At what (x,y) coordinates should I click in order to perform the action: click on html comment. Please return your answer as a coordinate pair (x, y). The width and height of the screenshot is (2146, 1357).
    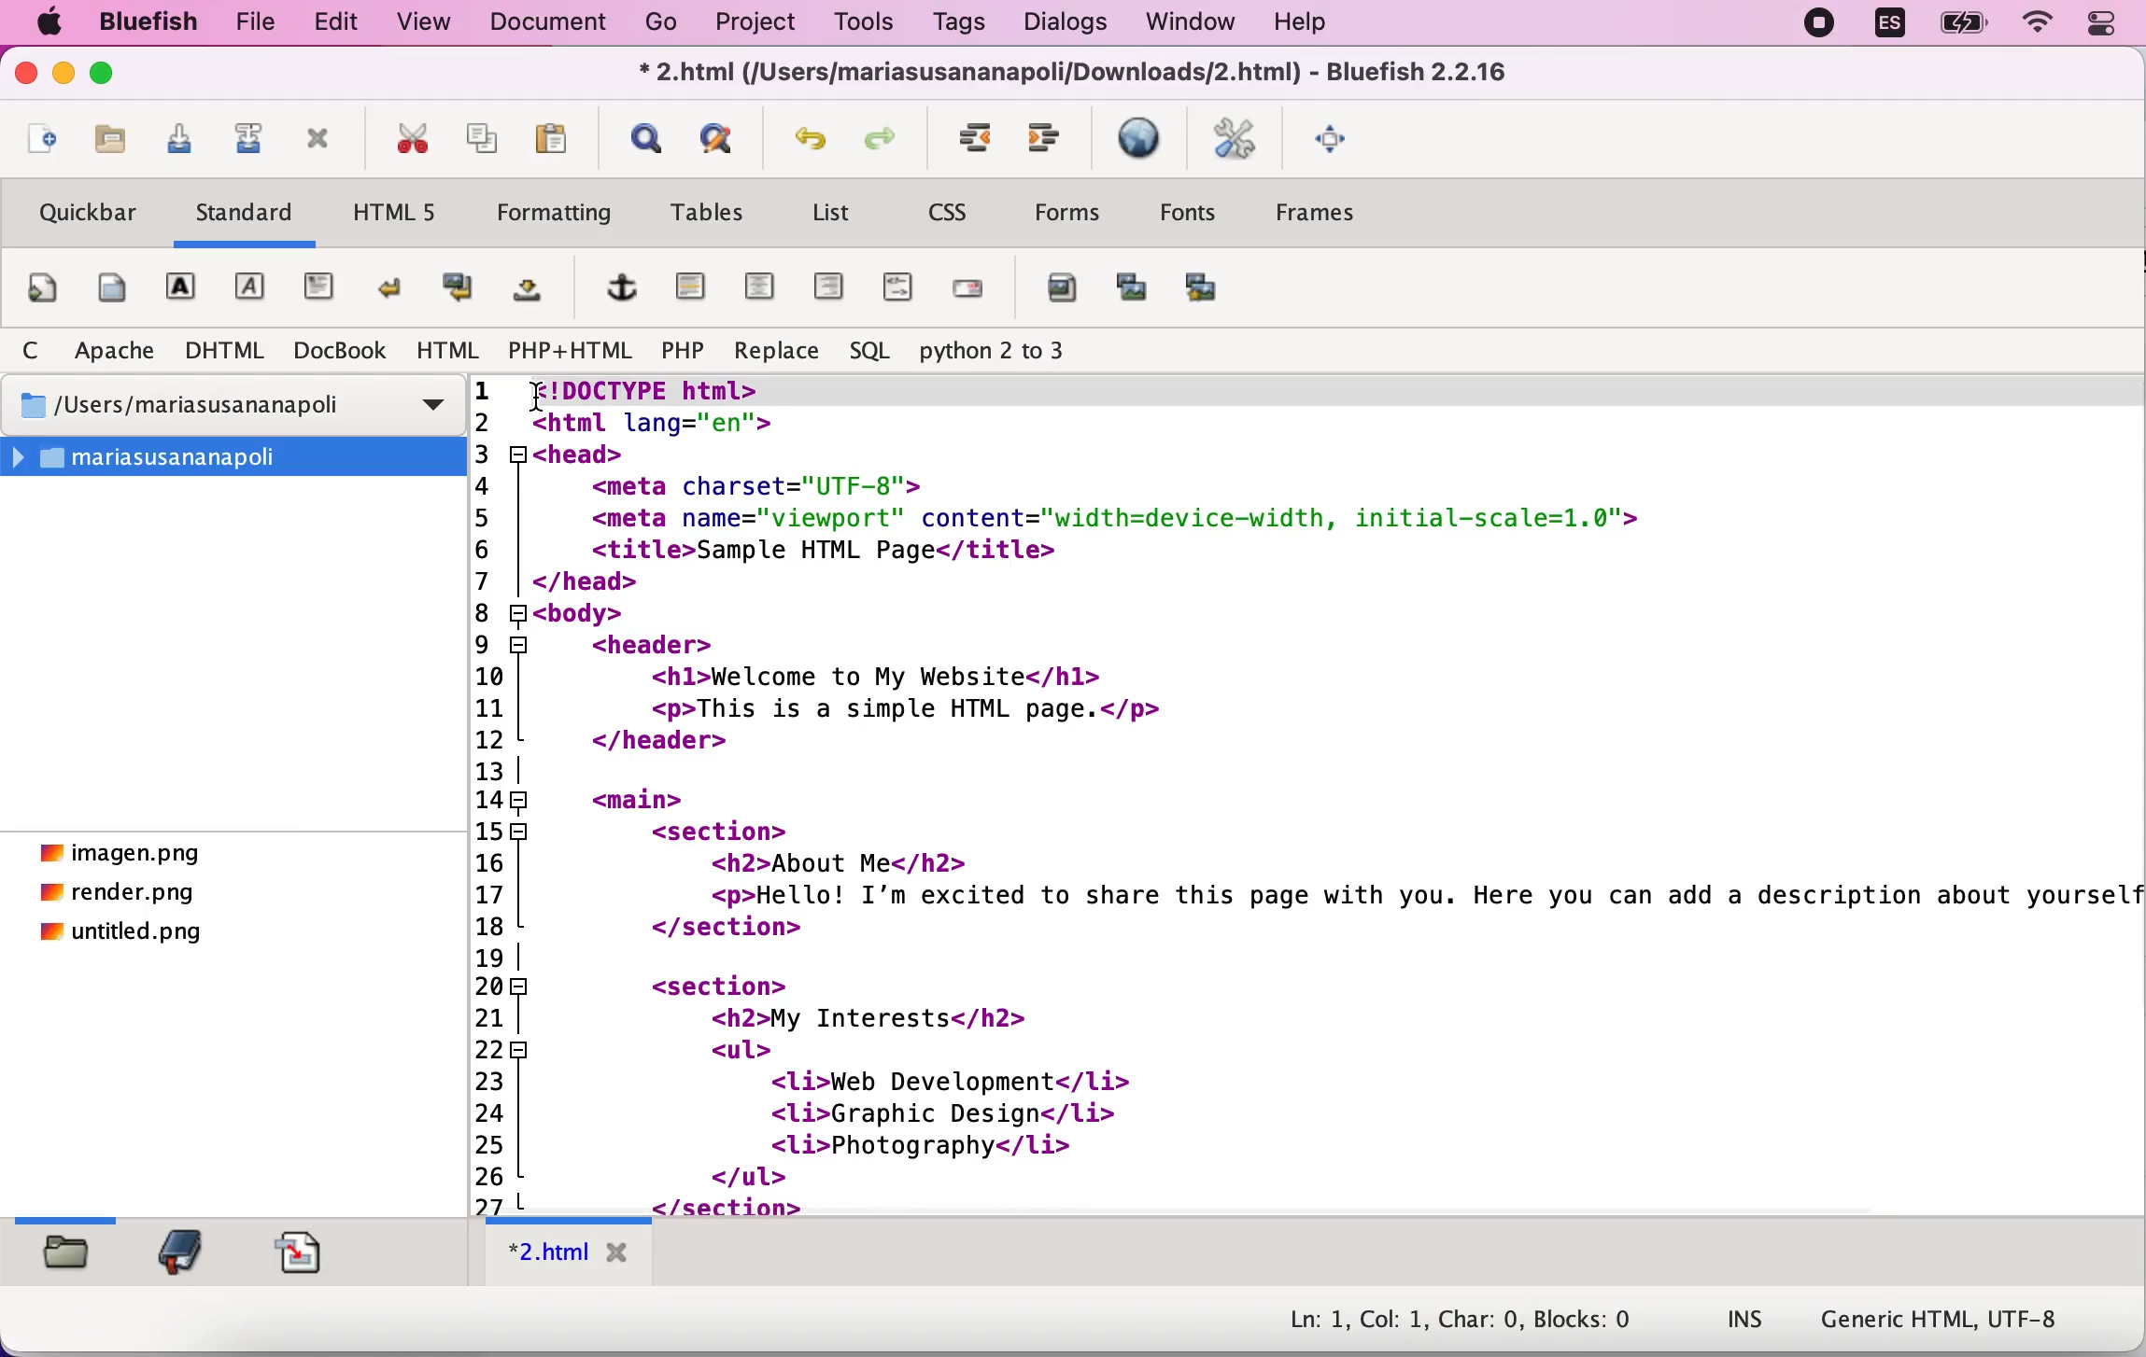
    Looking at the image, I should click on (891, 288).